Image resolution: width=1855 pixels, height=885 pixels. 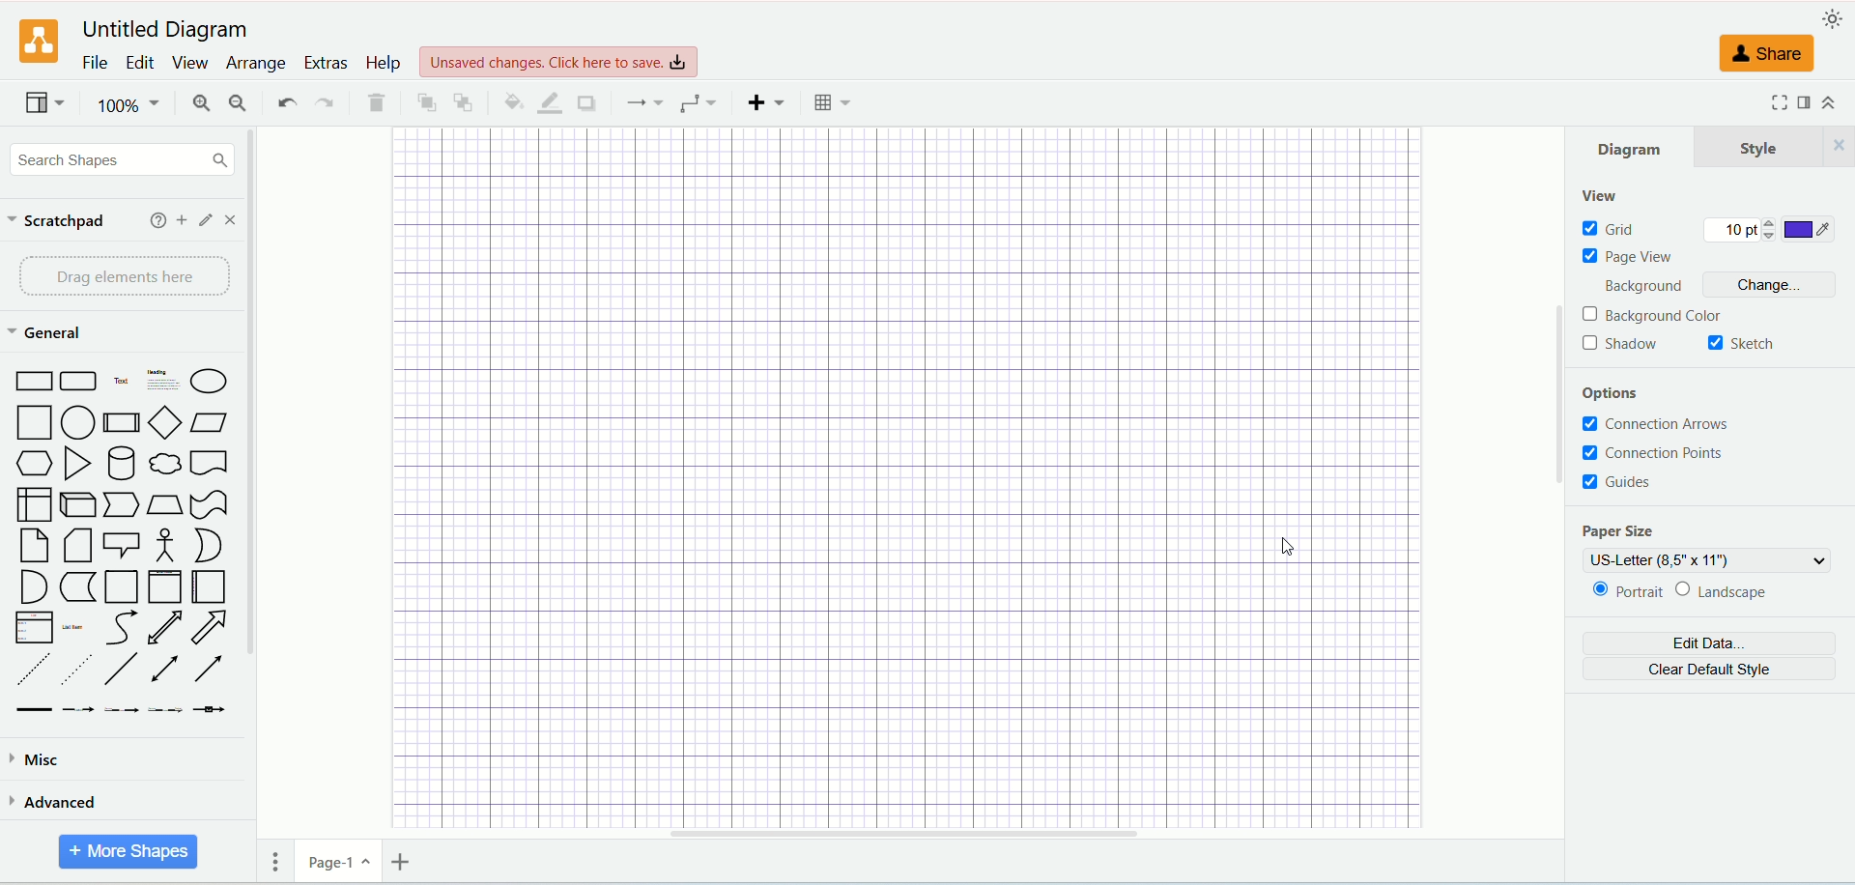 I want to click on sketch, so click(x=1738, y=343).